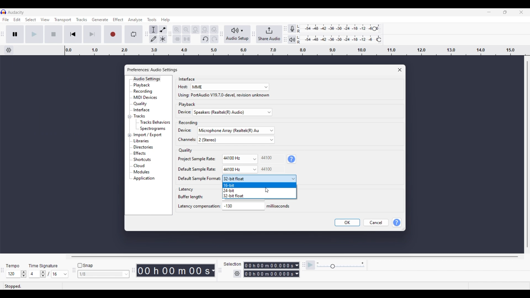 The height and width of the screenshot is (298, 530). Describe the element at coordinates (9, 50) in the screenshot. I see `Timeline options` at that location.